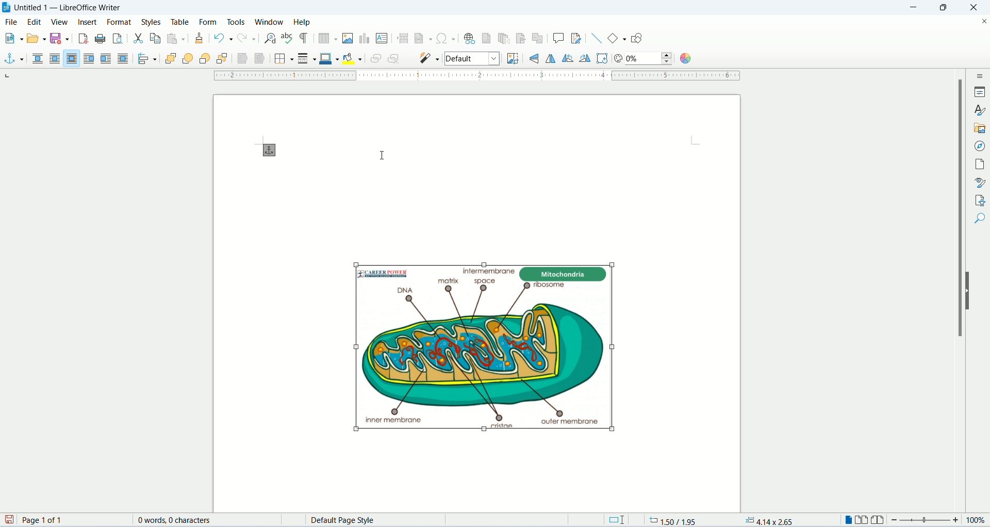  Describe the element at coordinates (306, 58) in the screenshot. I see `border style` at that location.